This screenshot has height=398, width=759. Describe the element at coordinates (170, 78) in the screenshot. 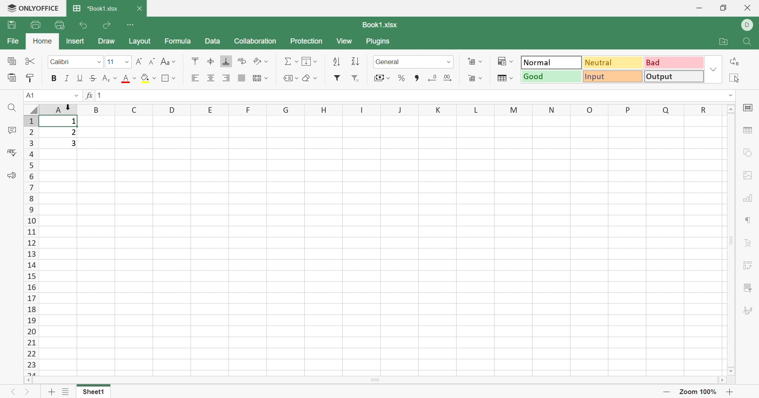

I see `Border` at that location.